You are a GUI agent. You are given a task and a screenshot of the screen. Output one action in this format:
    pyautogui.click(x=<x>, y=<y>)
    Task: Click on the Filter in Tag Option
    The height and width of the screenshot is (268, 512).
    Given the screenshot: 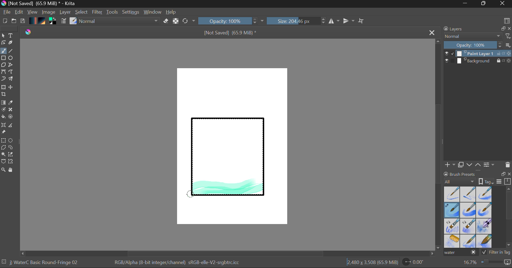 What is the action you would take?
    pyautogui.click(x=496, y=253)
    